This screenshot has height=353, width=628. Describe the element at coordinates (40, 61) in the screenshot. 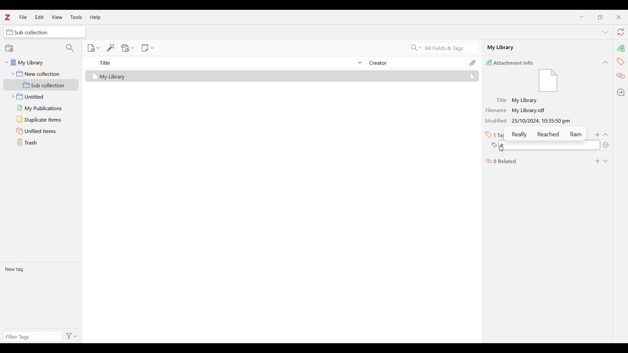

I see `My library folder` at that location.